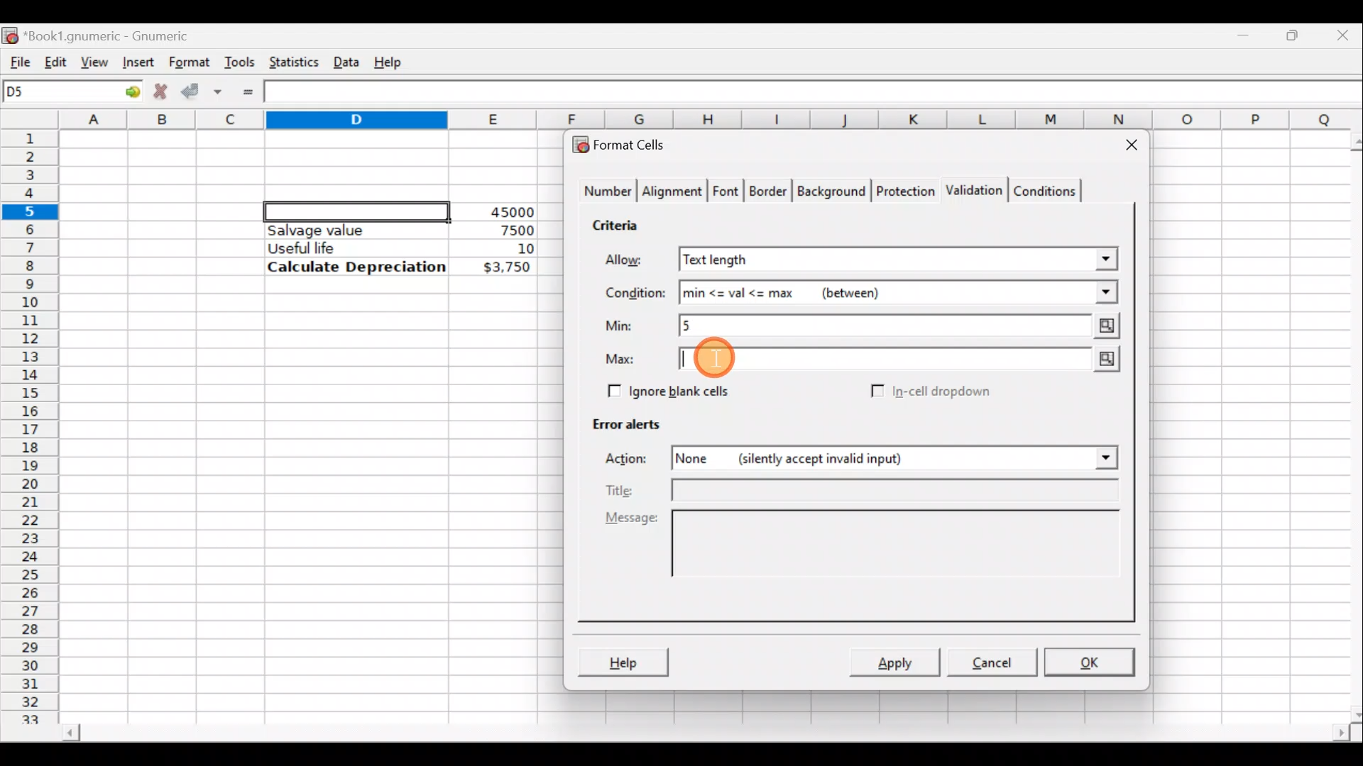 The width and height of the screenshot is (1363, 766). What do you see at coordinates (622, 326) in the screenshot?
I see `Min` at bounding box center [622, 326].